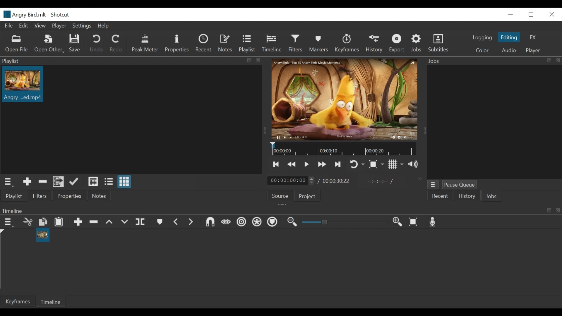 Image resolution: width=562 pixels, height=316 pixels. What do you see at coordinates (74, 181) in the screenshot?
I see `Update` at bounding box center [74, 181].